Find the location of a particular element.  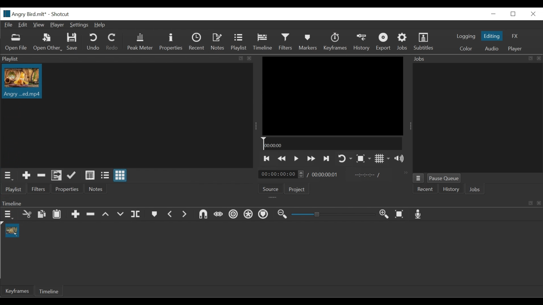

Set Filter Last is located at coordinates (201, 214).